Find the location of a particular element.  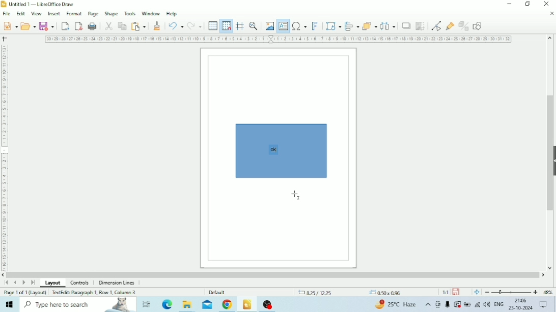

Mail is located at coordinates (206, 305).